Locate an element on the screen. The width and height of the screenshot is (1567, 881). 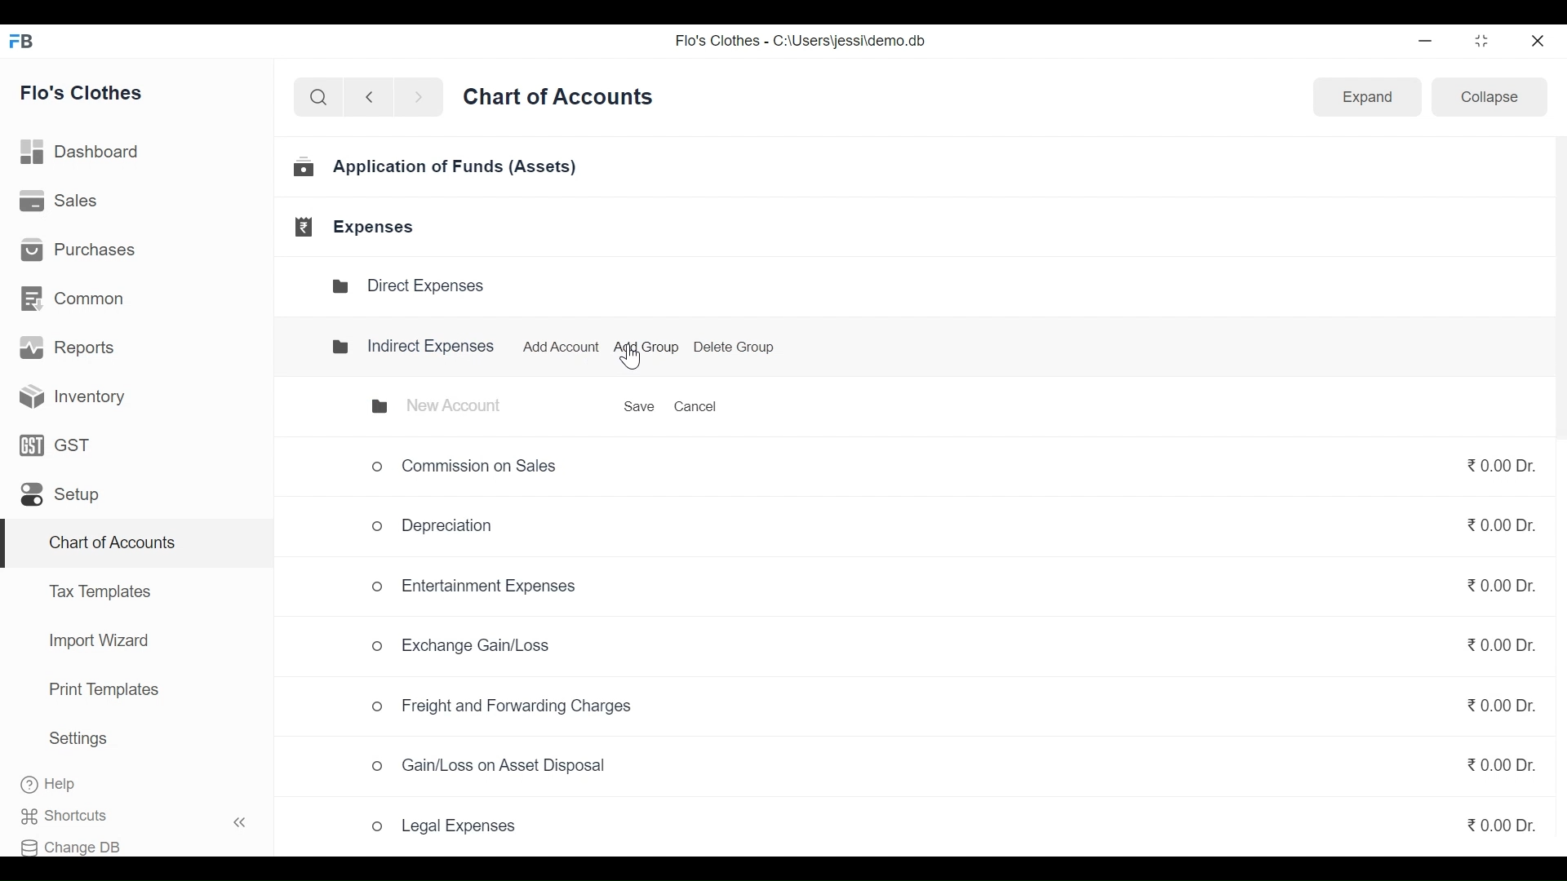
Cancel is located at coordinates (706, 409).